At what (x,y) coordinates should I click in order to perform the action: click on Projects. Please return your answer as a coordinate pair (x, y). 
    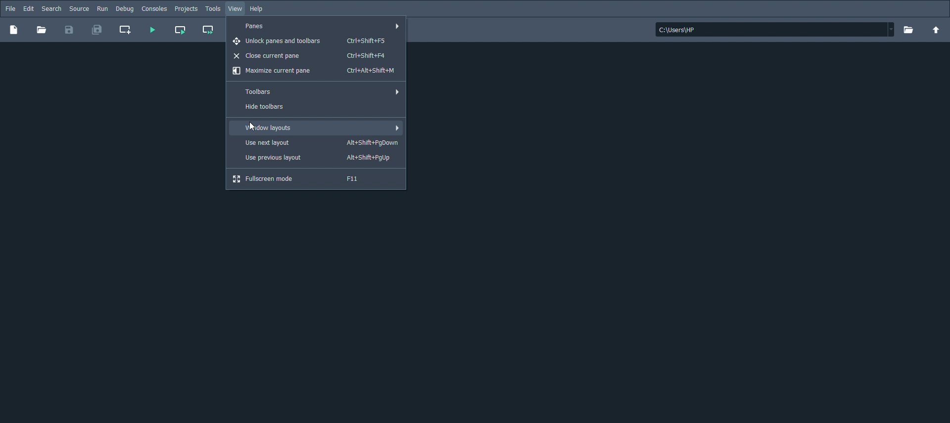
    Looking at the image, I should click on (186, 9).